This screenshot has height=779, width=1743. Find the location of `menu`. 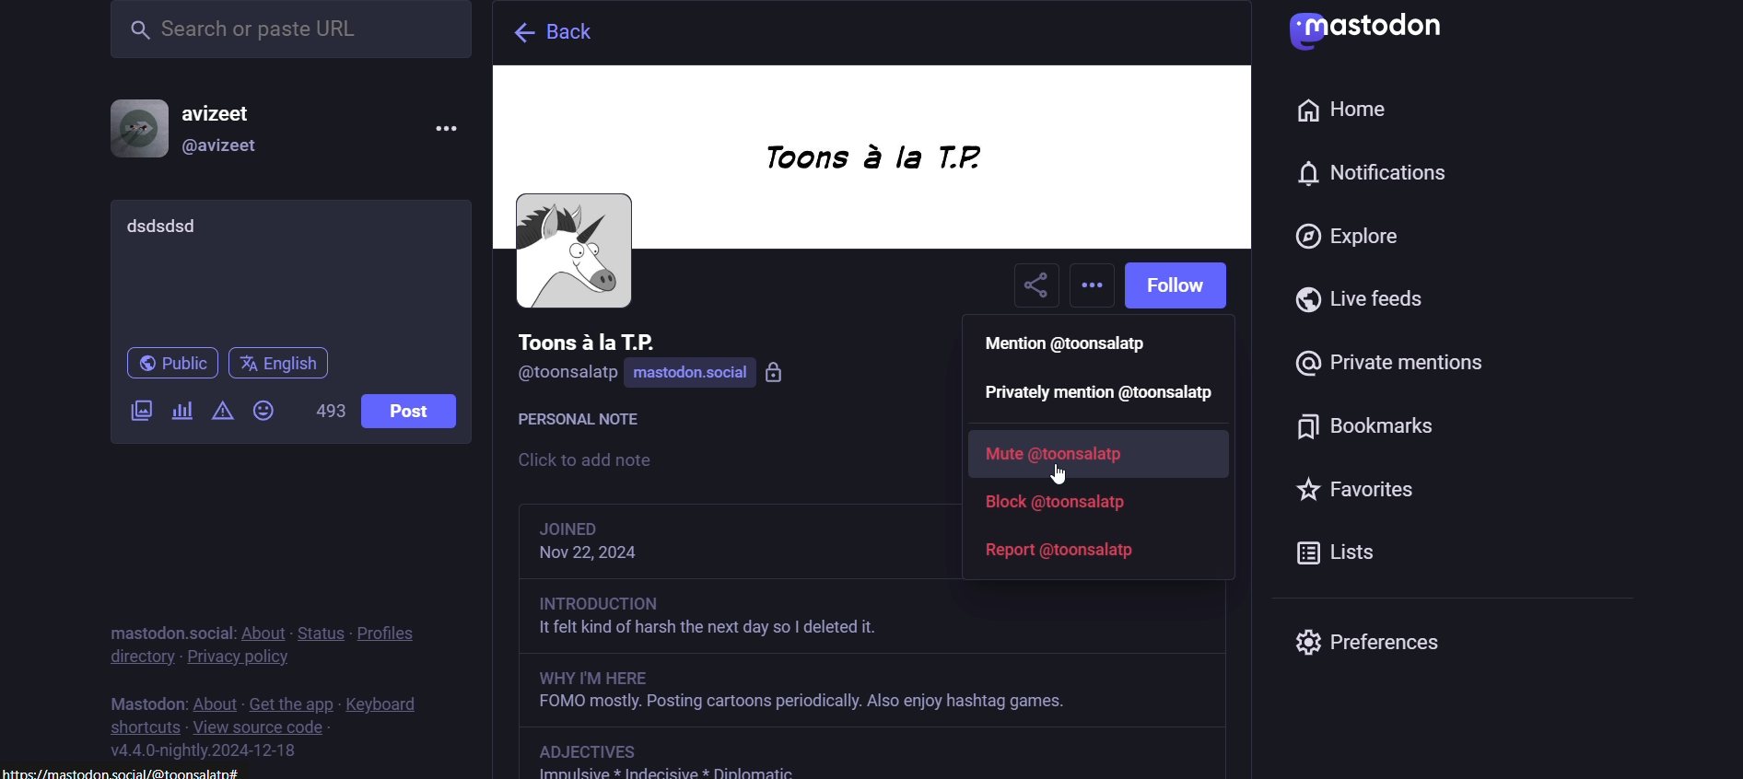

menu is located at coordinates (444, 130).